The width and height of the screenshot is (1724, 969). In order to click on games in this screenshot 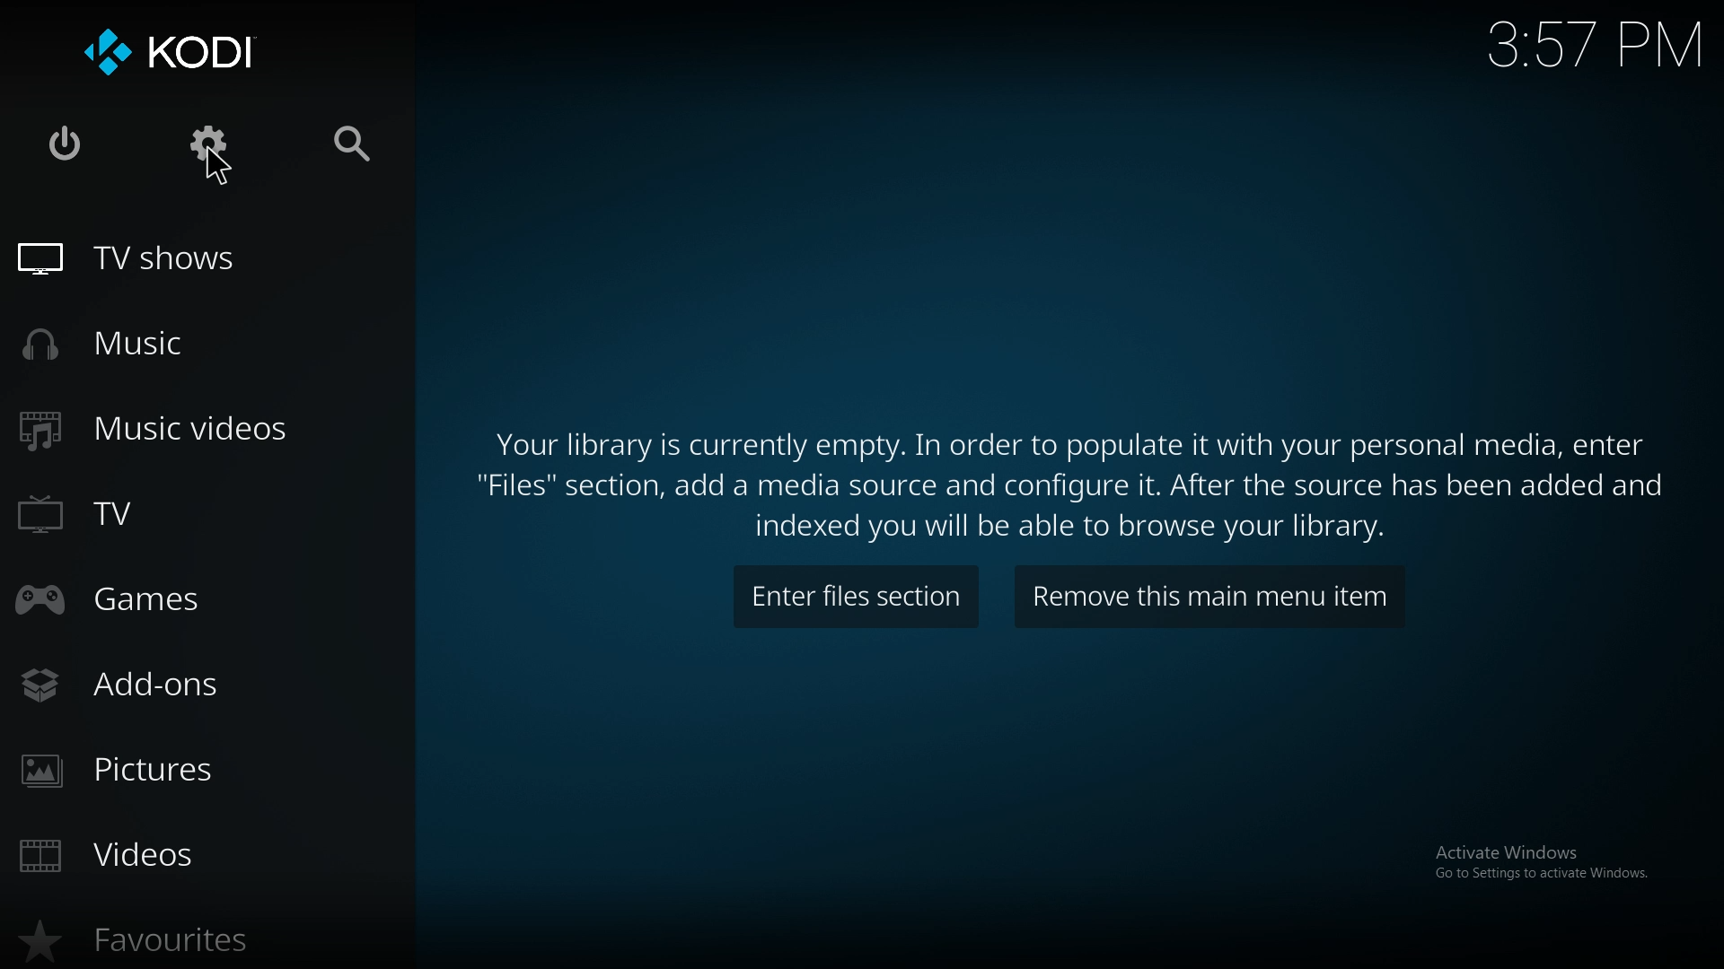, I will do `click(160, 595)`.